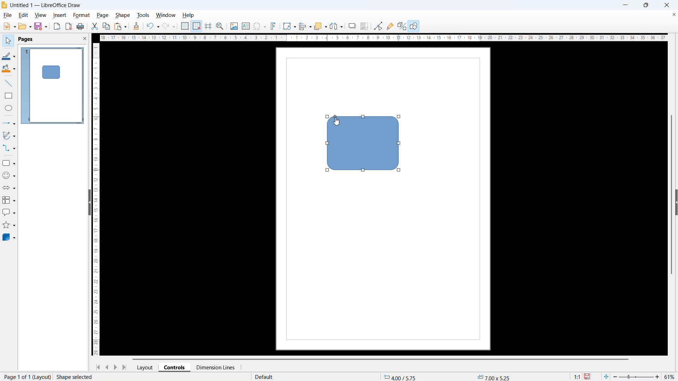 This screenshot has height=381, width=678. Describe the element at coordinates (26, 377) in the screenshot. I see `Page number ` at that location.